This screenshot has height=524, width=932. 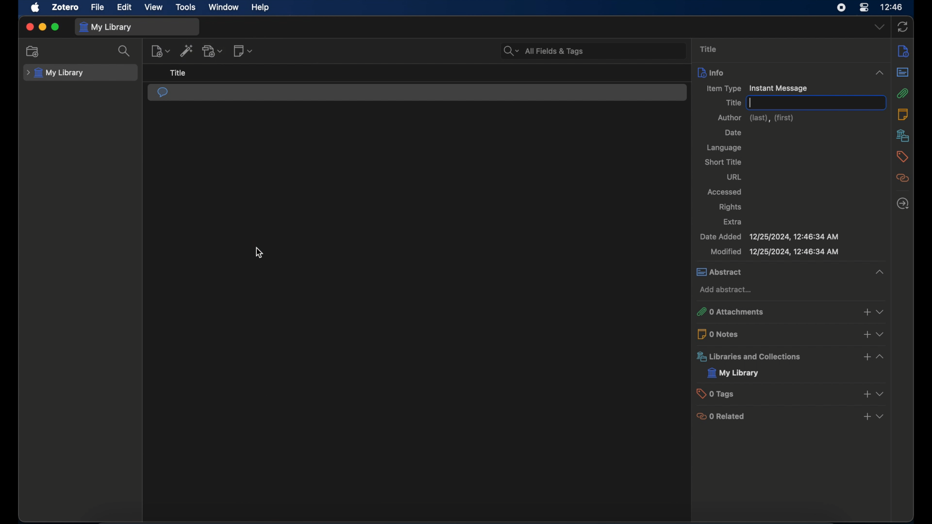 I want to click on new note, so click(x=244, y=51).